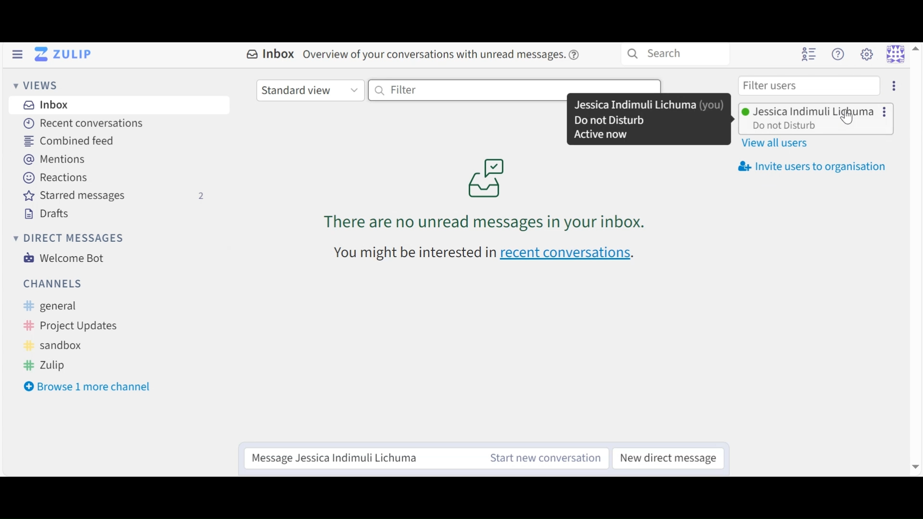  Describe the element at coordinates (854, 123) in the screenshot. I see `Cursor` at that location.